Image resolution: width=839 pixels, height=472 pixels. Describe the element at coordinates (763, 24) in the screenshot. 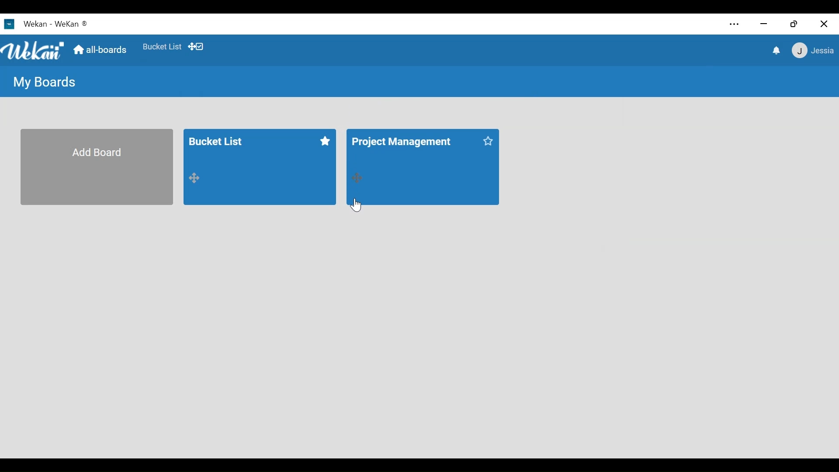

I see `minimize` at that location.